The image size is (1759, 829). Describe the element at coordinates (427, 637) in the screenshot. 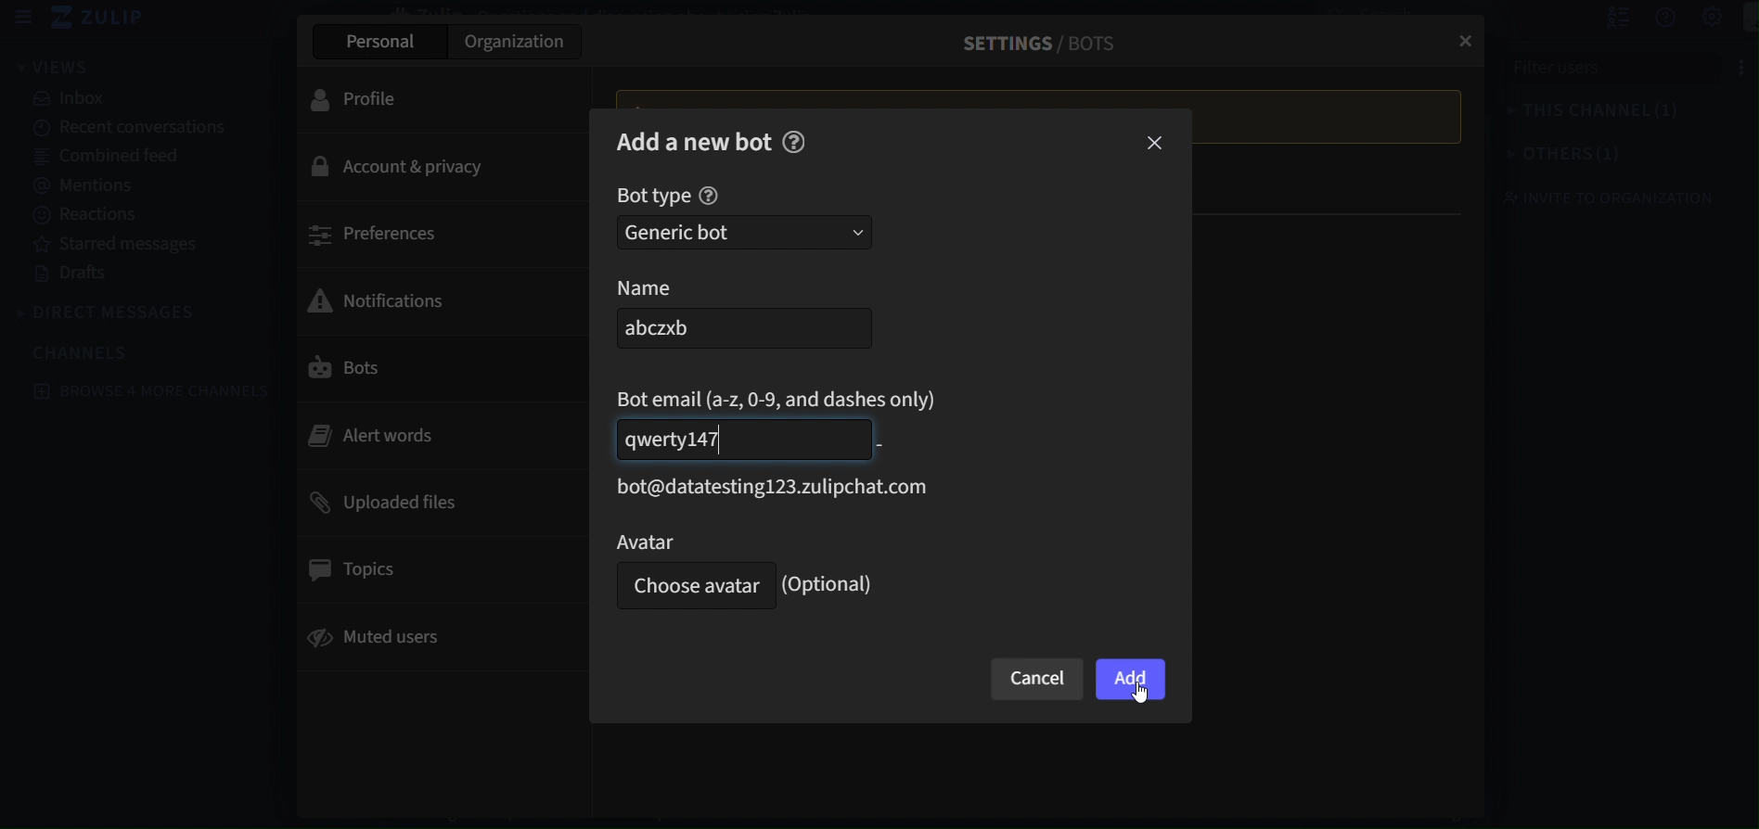

I see `muted users` at that location.